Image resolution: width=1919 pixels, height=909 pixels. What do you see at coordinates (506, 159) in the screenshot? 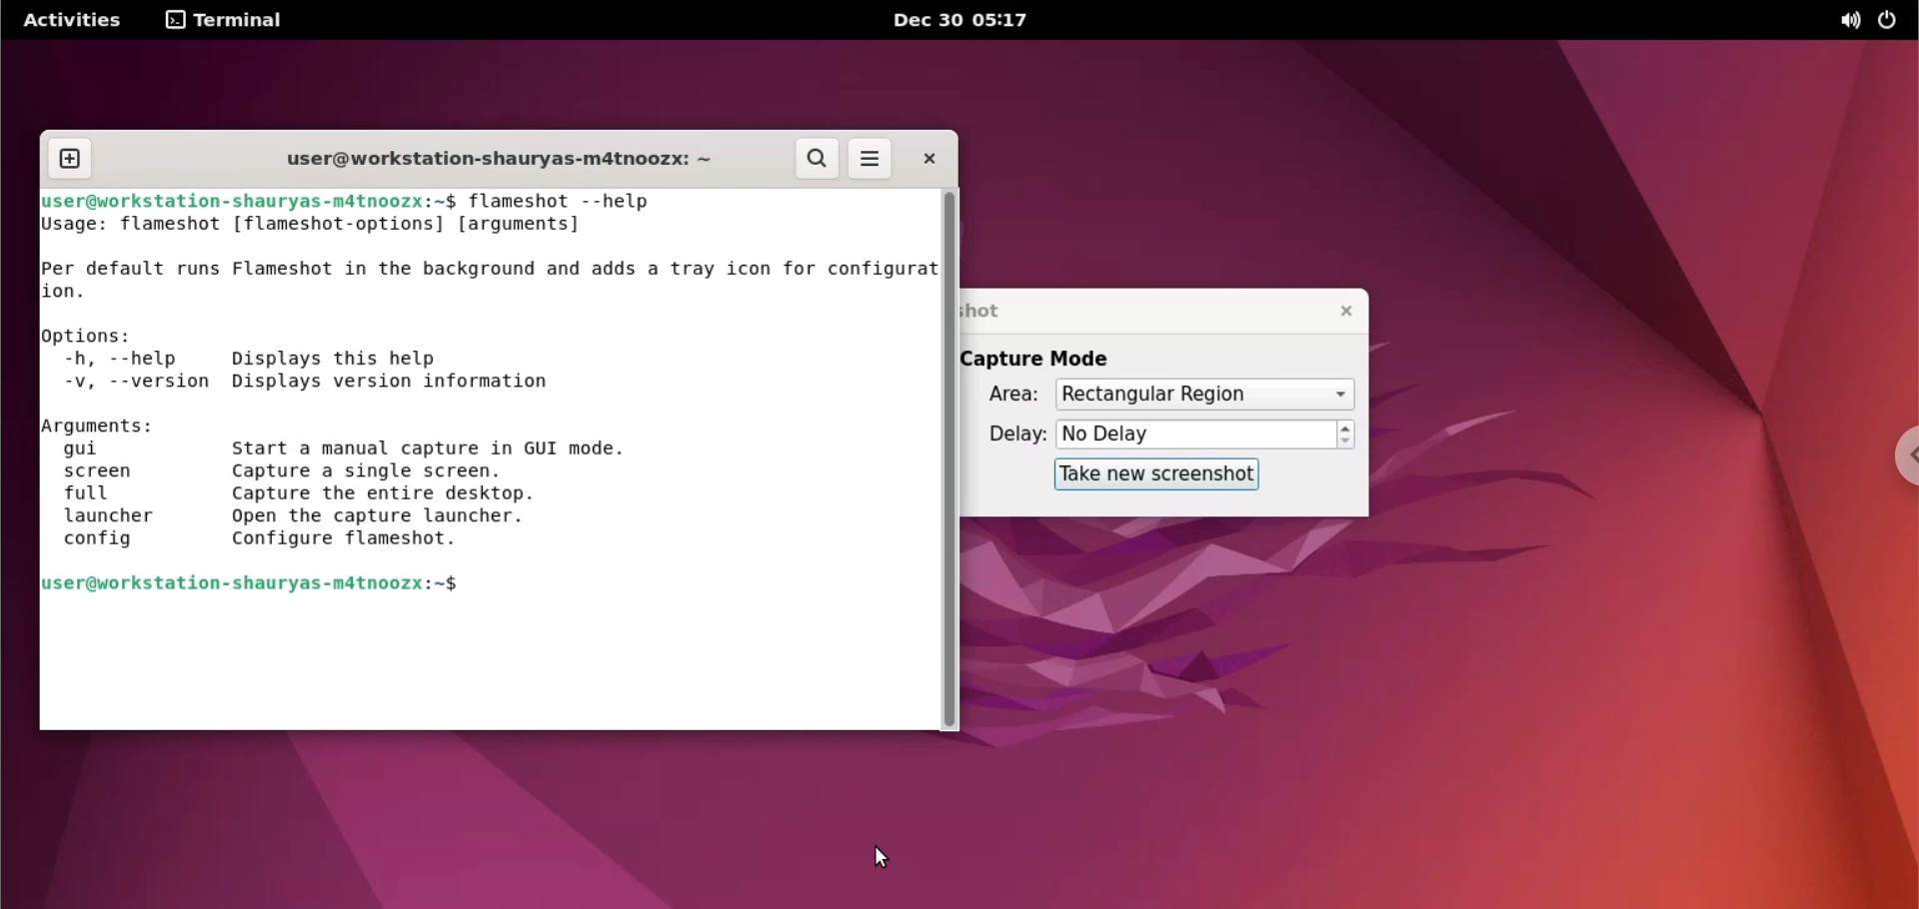
I see `user@workstation-shaurya-m4tnoozx: ~` at bounding box center [506, 159].